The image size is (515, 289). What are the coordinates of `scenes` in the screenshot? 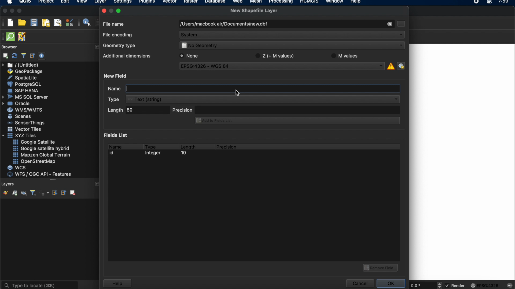 It's located at (20, 116).